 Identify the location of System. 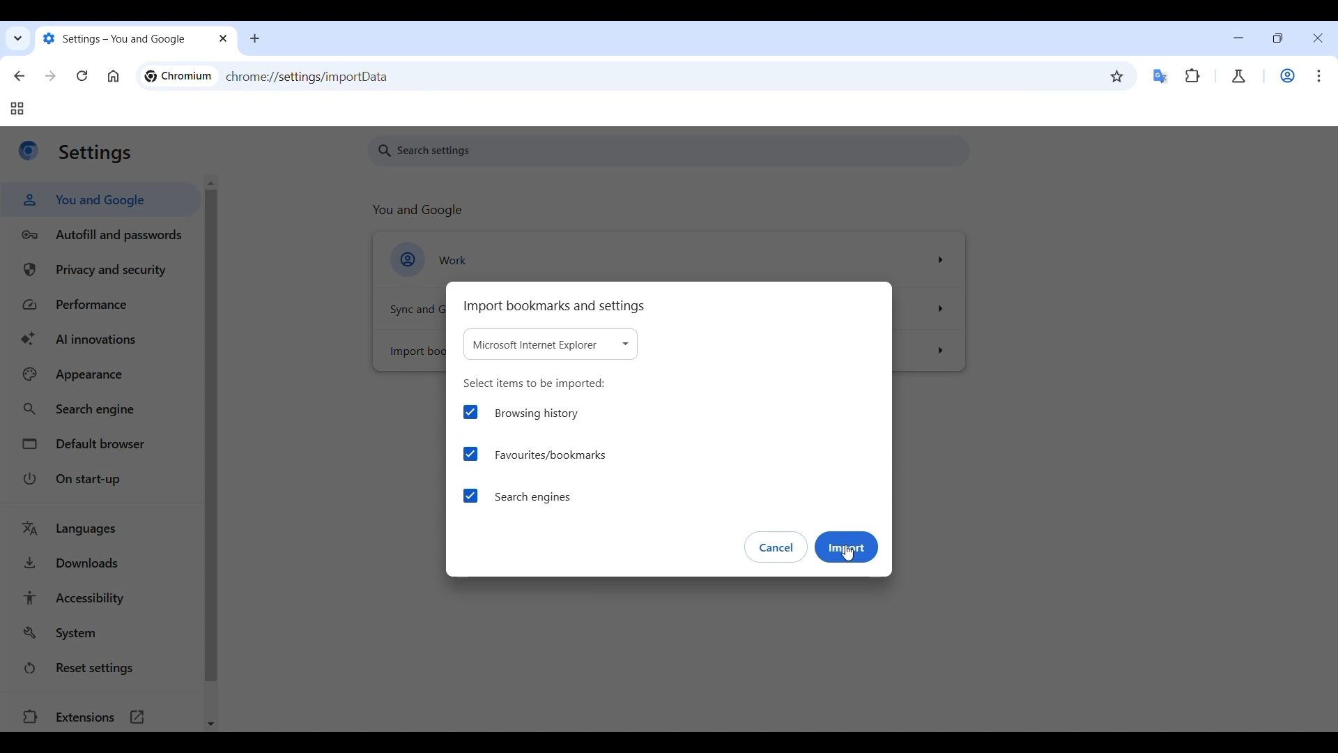
(101, 632).